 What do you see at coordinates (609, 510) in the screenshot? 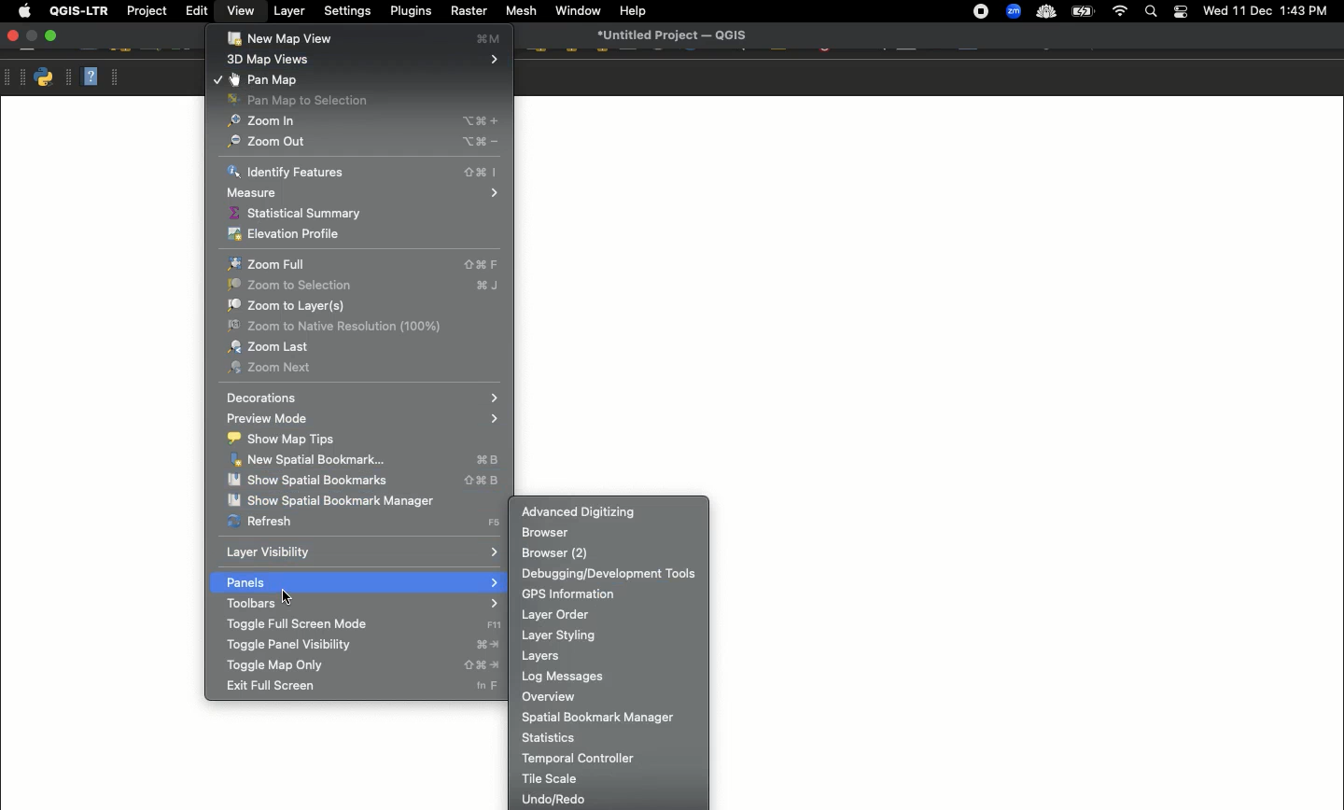
I see `Advanced digitizing` at bounding box center [609, 510].